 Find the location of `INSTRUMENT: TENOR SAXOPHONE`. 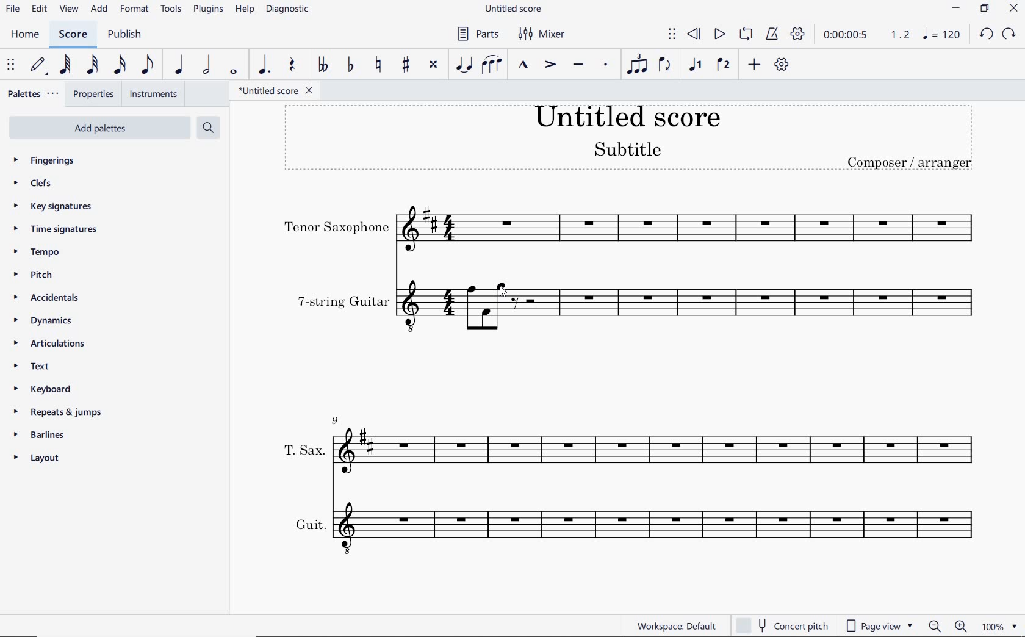

INSTRUMENT: TENOR SAXOPHONE is located at coordinates (631, 228).